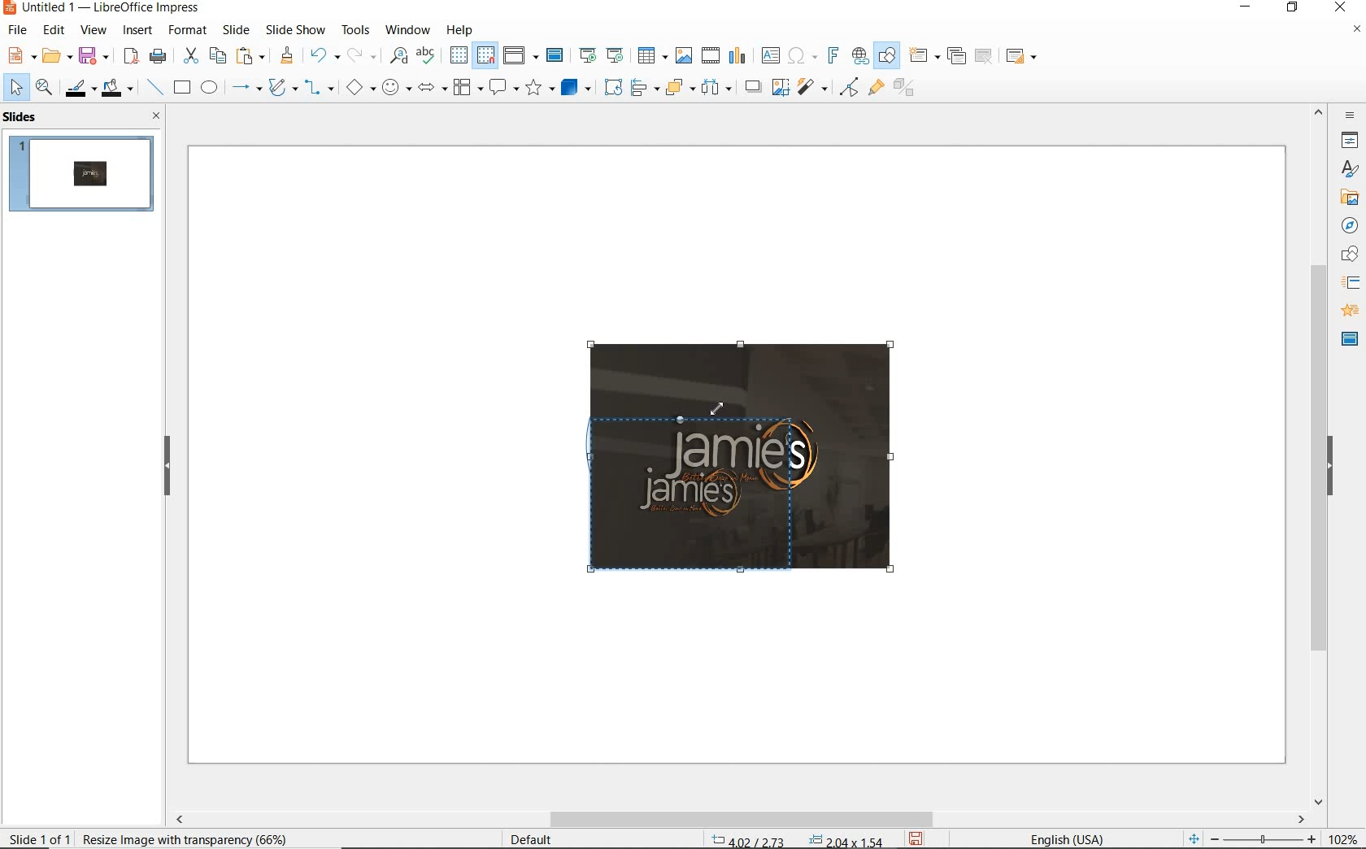 The height and width of the screenshot is (849, 1366). I want to click on gallery, so click(1346, 197).